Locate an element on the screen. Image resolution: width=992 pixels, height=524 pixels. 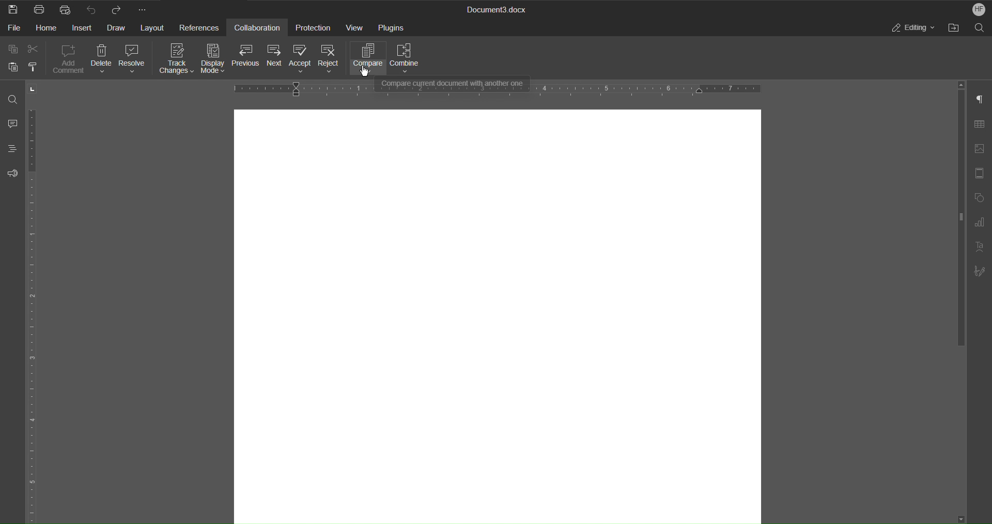
Shape Settings is located at coordinates (981, 197).